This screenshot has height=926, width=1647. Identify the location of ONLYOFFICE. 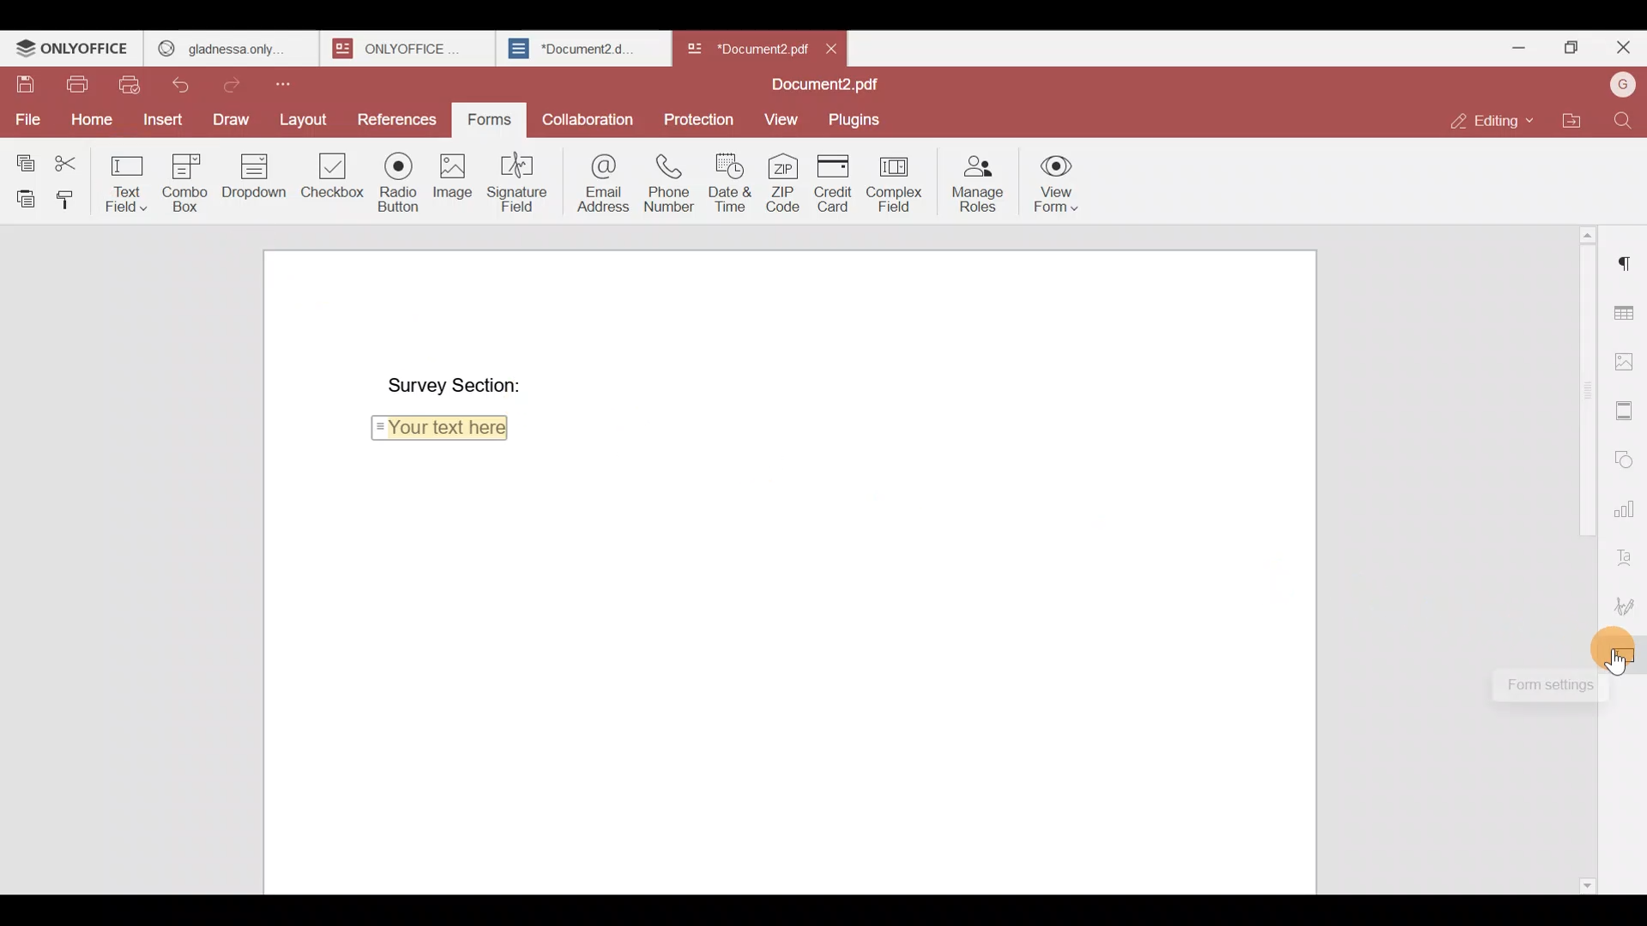
(403, 48).